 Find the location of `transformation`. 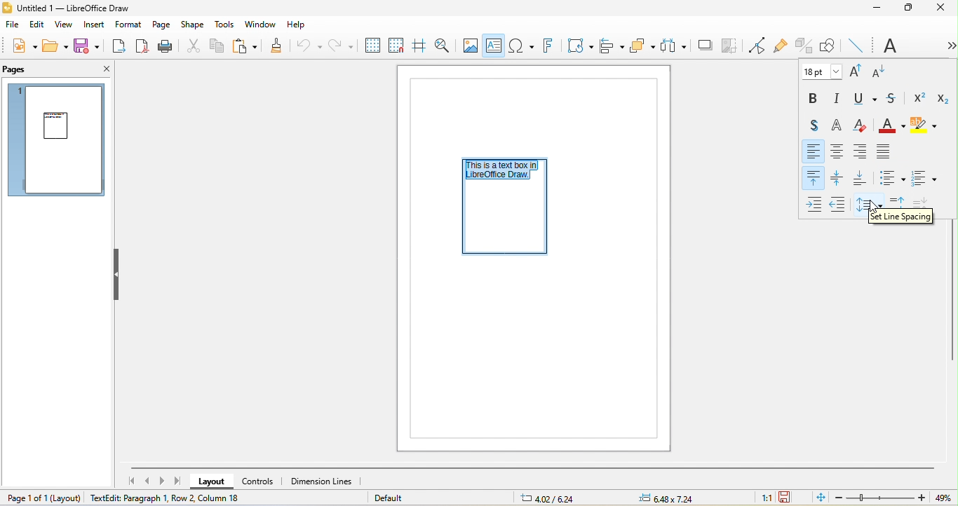

transformation is located at coordinates (576, 47).